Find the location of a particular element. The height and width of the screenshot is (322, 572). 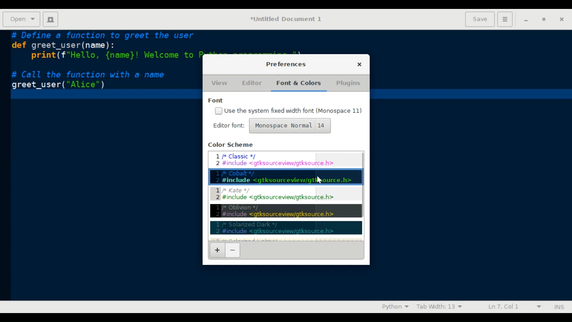

Document name is located at coordinates (287, 19).